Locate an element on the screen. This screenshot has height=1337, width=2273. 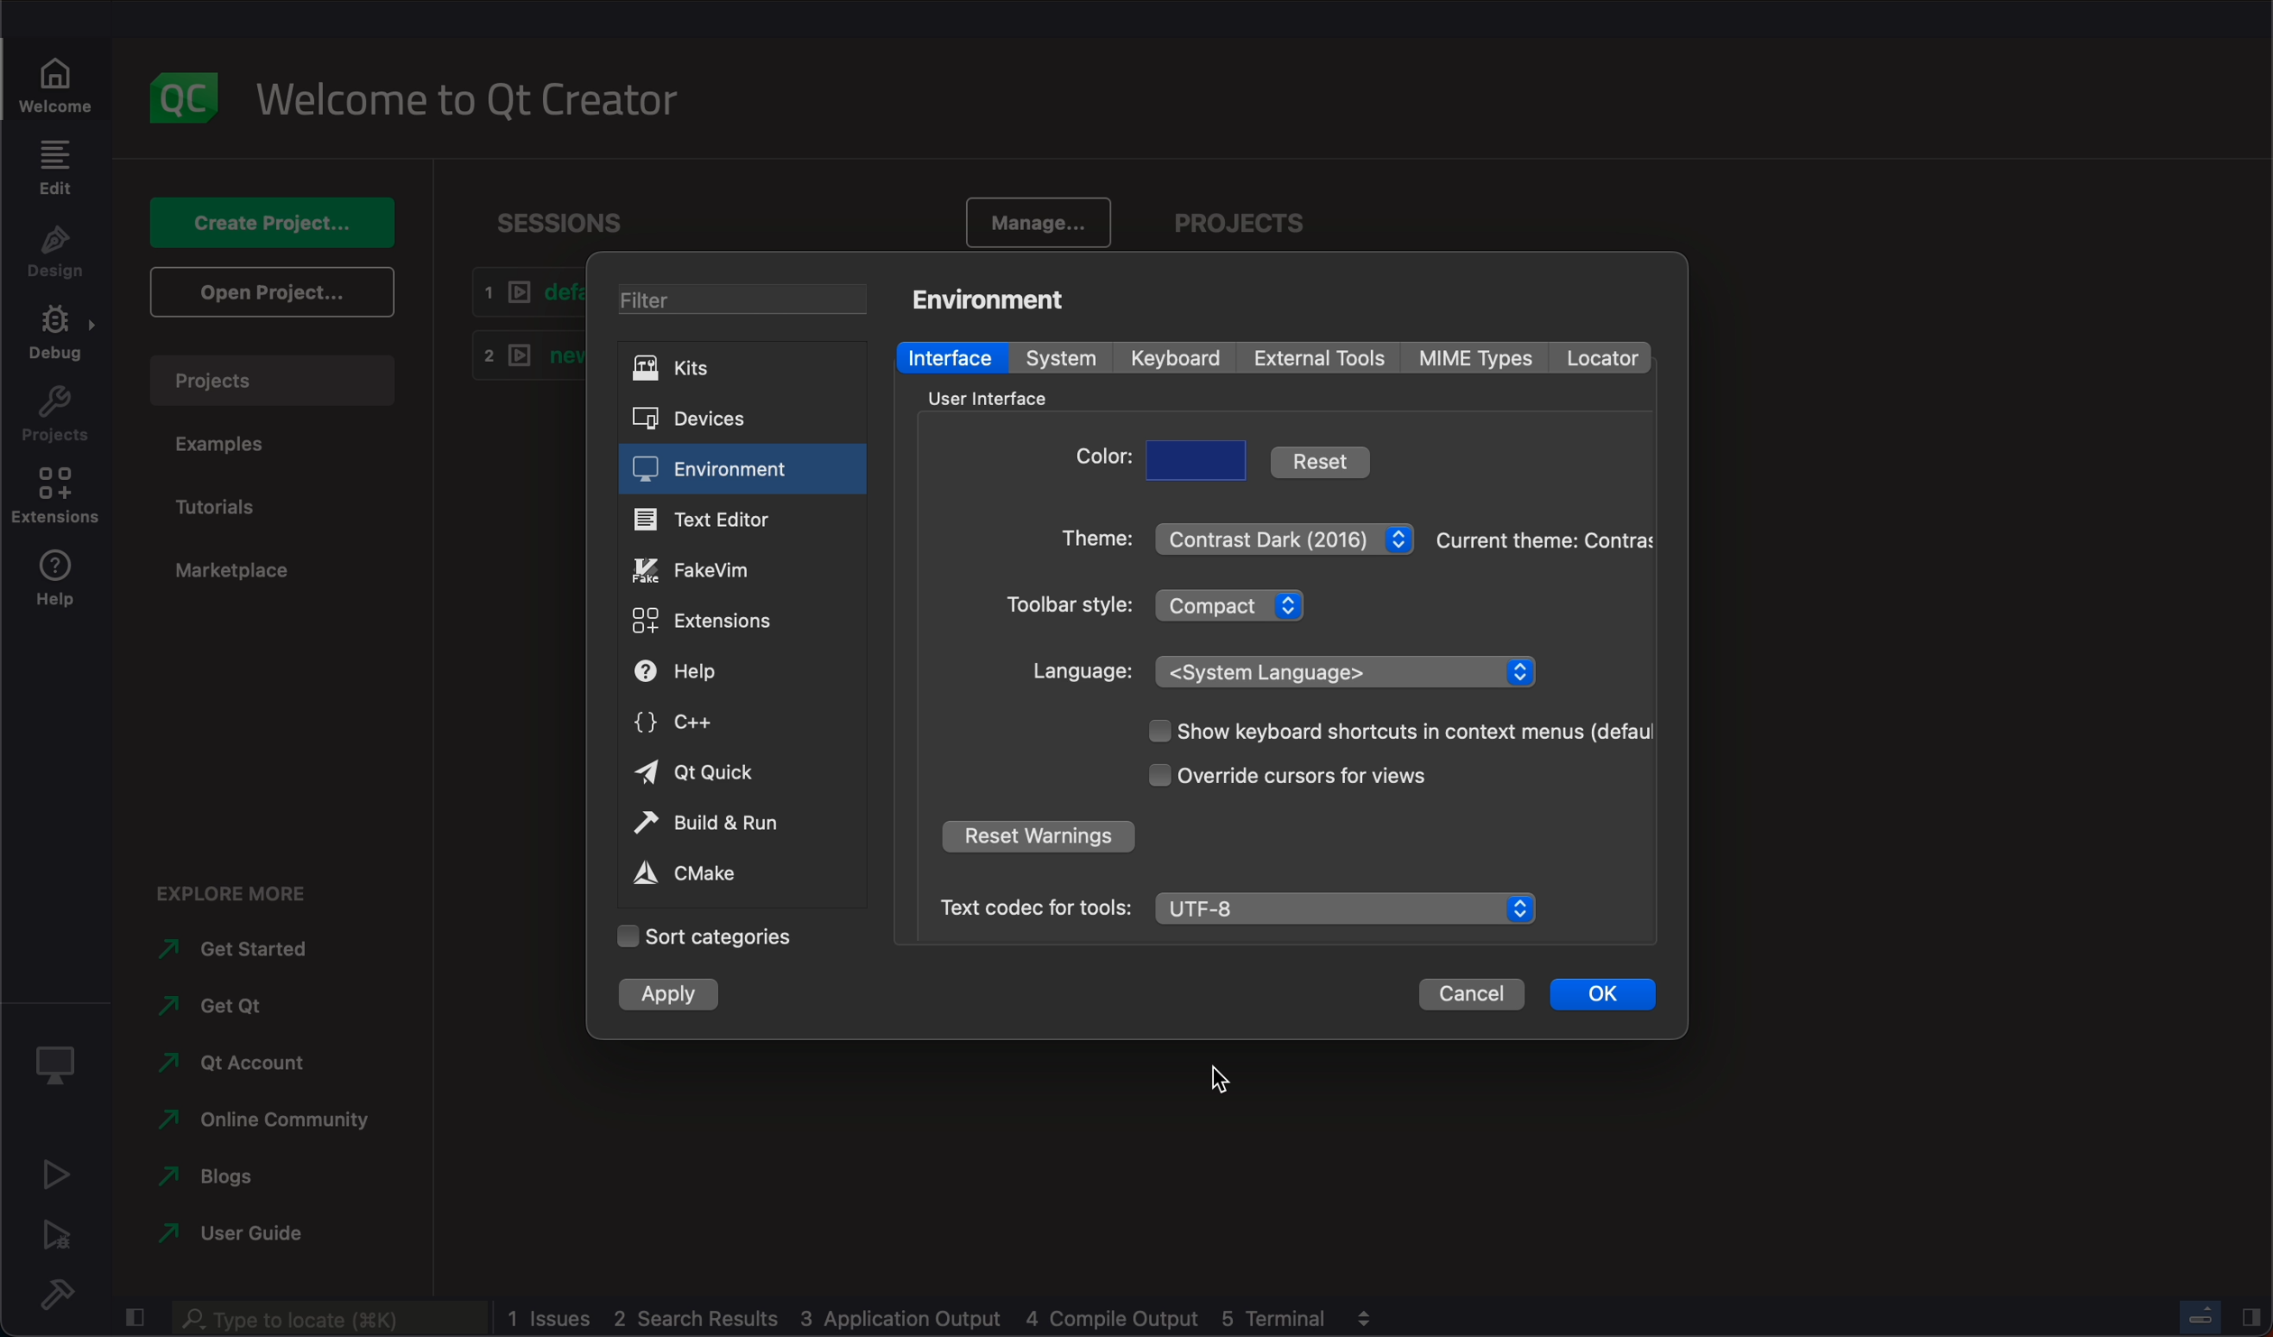
debug is located at coordinates (61, 1058).